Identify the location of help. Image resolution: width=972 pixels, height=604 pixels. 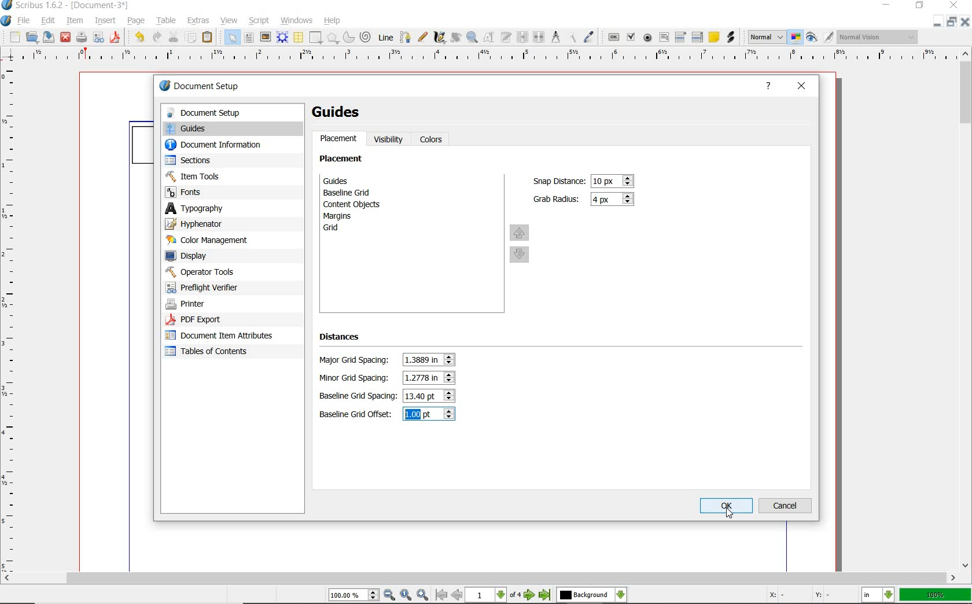
(332, 21).